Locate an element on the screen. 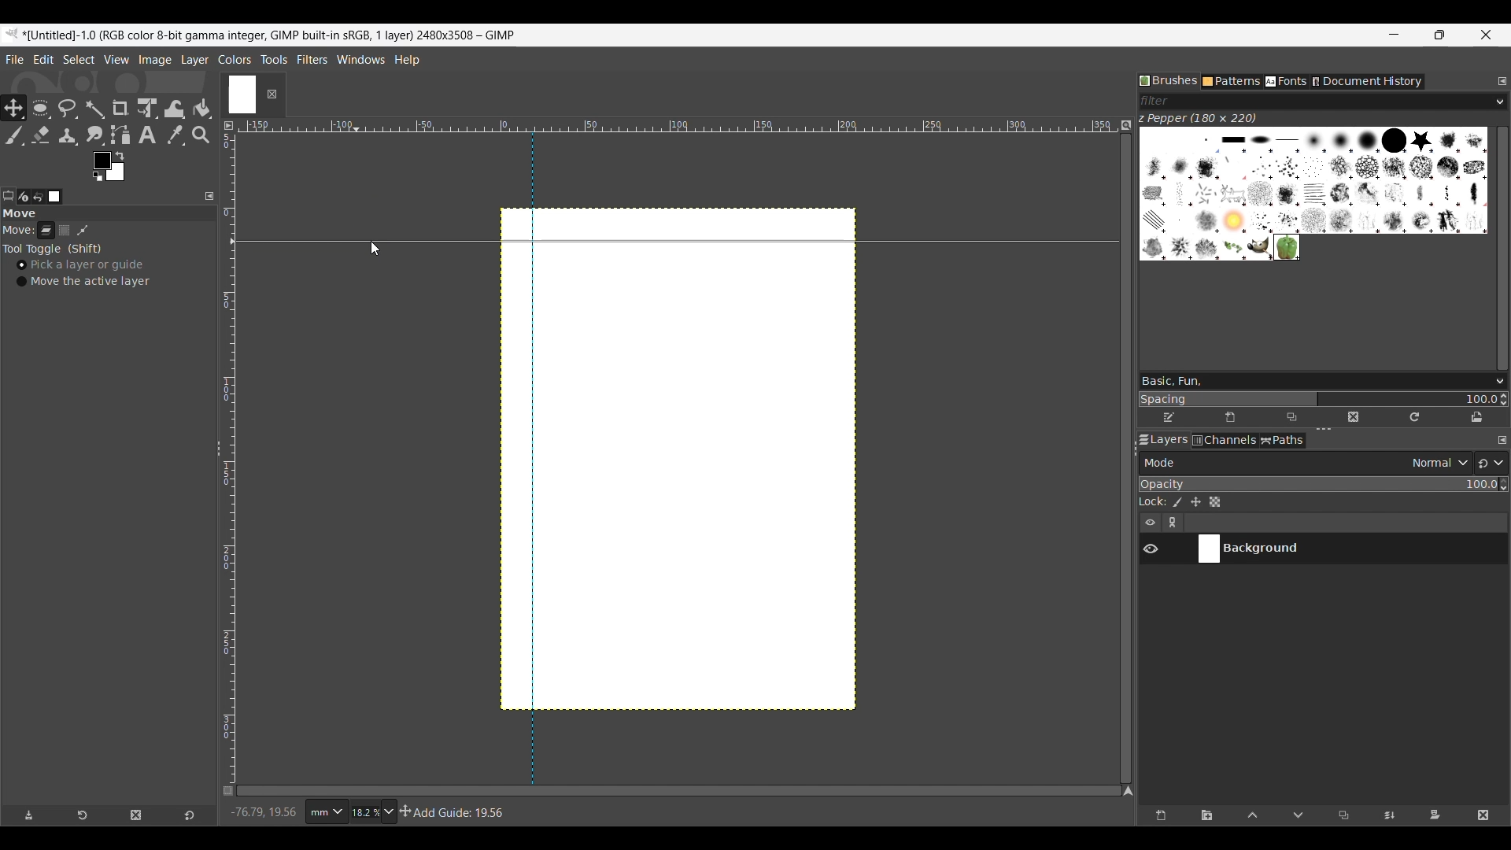  Create a new layer is located at coordinates (1160, 816).